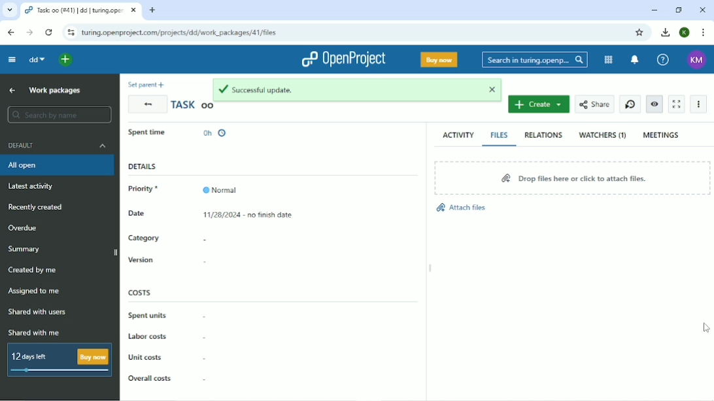 The height and width of the screenshot is (401, 714). I want to click on Activate zen mode, so click(676, 104).